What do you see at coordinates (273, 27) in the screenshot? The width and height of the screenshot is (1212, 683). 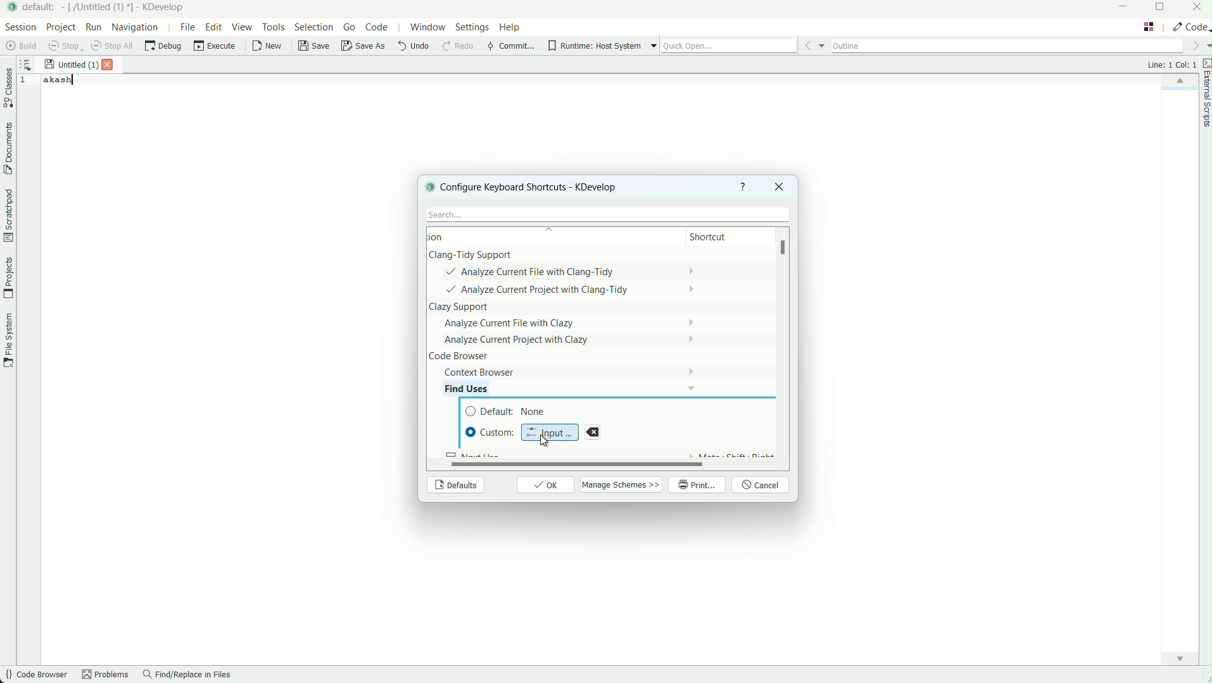 I see `tools menu` at bounding box center [273, 27].